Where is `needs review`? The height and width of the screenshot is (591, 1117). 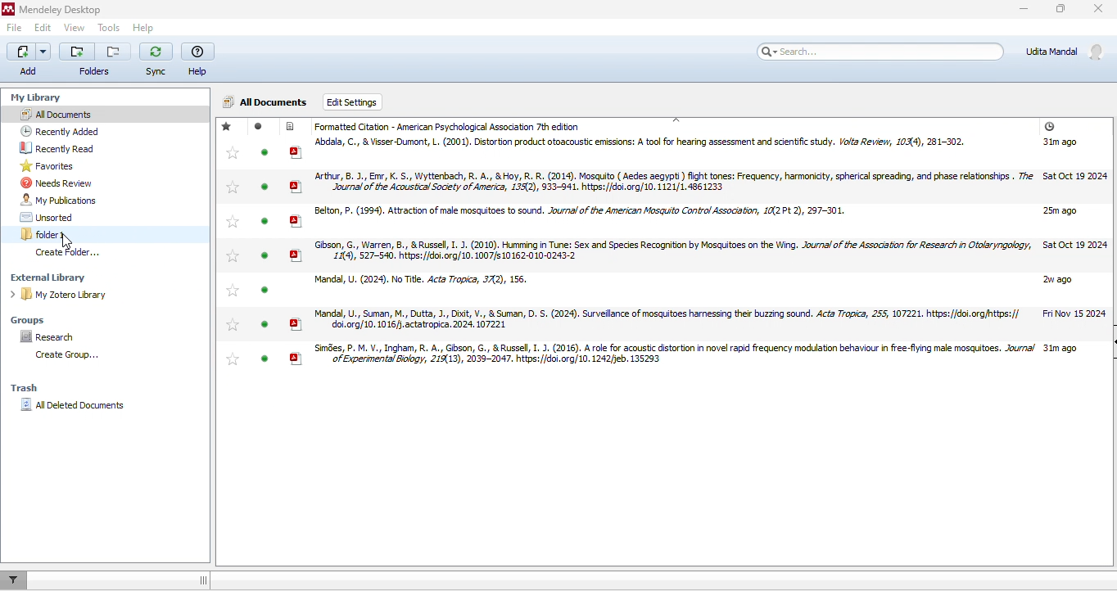
needs review is located at coordinates (57, 184).